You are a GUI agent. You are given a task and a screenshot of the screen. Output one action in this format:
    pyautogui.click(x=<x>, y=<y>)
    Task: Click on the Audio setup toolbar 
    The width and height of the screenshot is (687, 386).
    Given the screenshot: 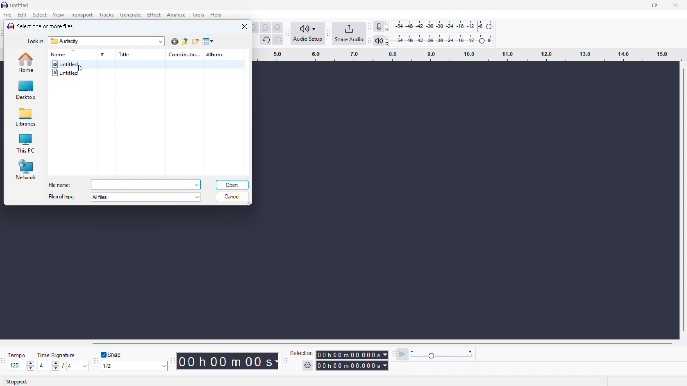 What is the action you would take?
    pyautogui.click(x=287, y=34)
    